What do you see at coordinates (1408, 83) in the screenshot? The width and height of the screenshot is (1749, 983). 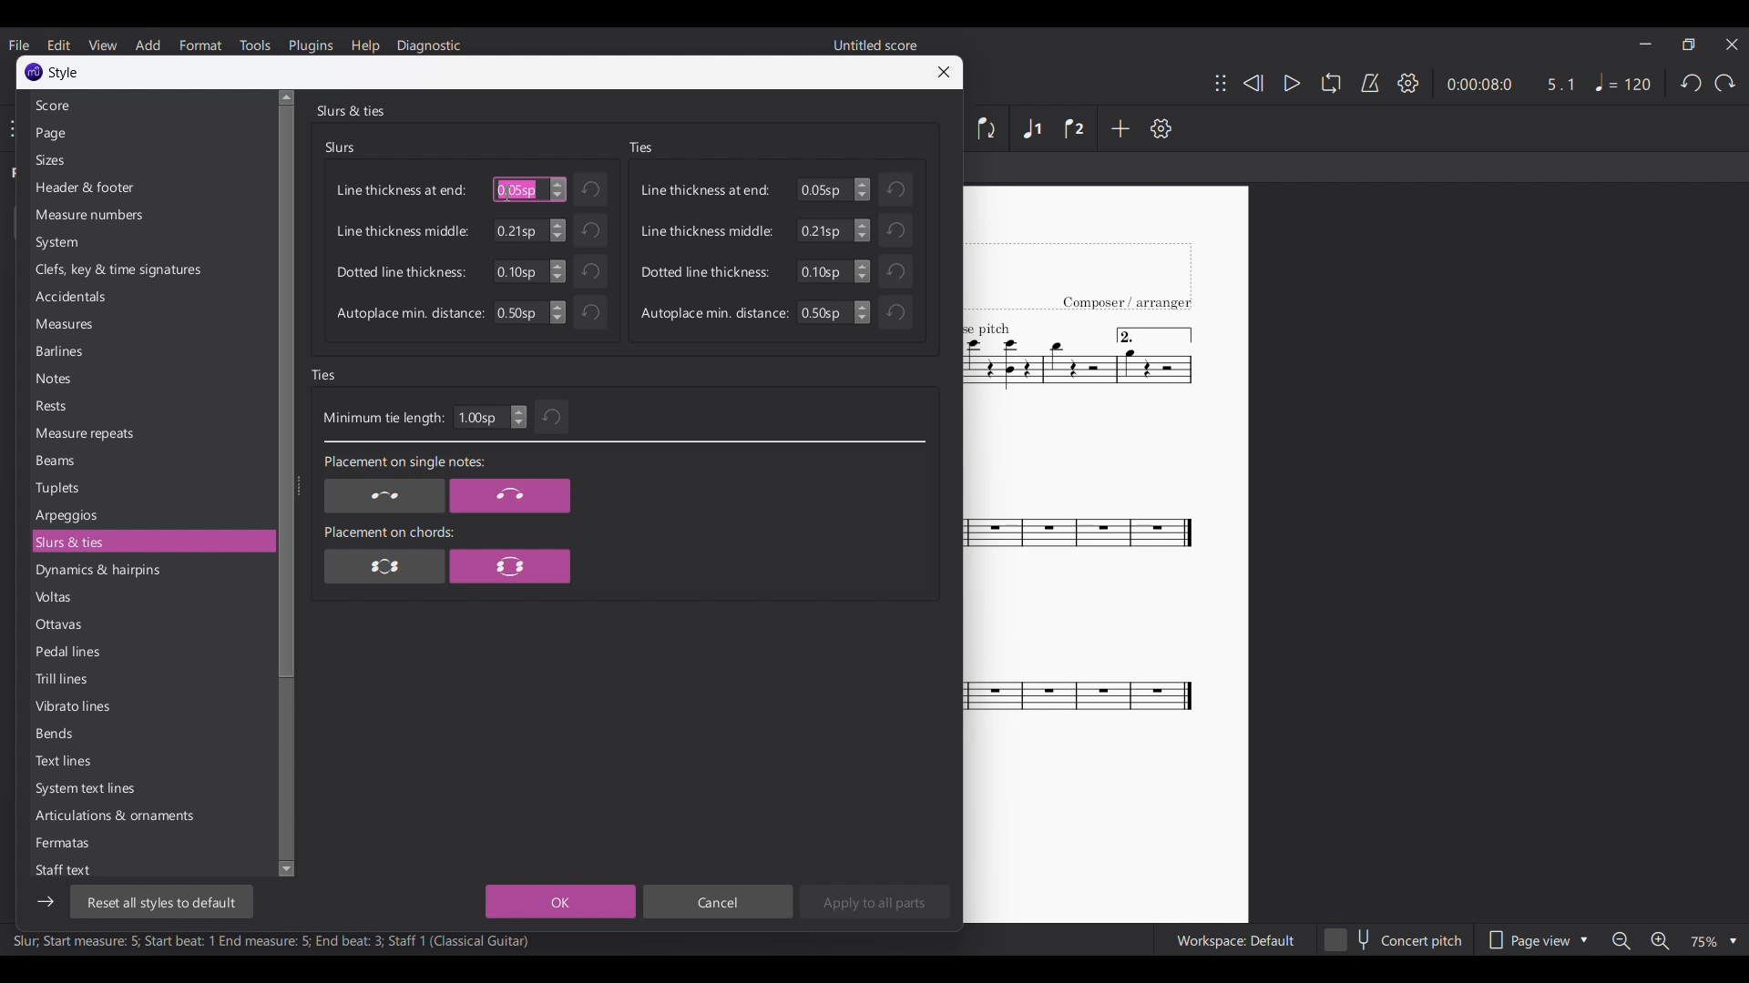 I see `Settings` at bounding box center [1408, 83].